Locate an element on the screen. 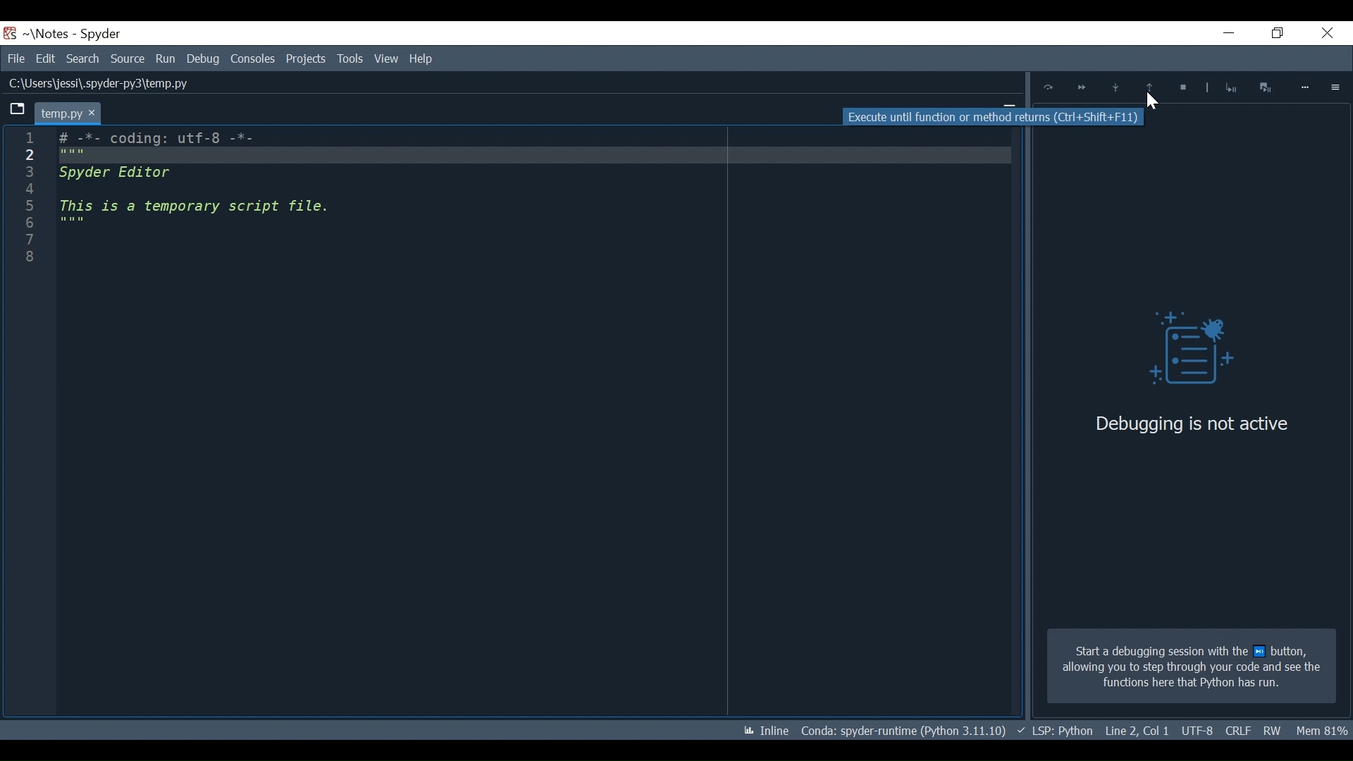  File Permission is located at coordinates (1273, 730).